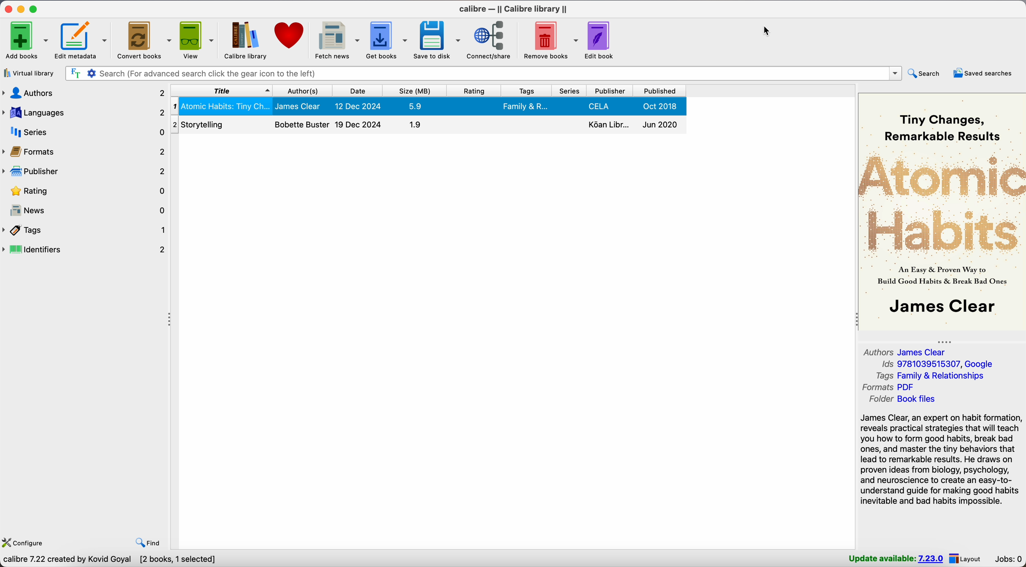  Describe the element at coordinates (942, 212) in the screenshot. I see `book cover preview` at that location.